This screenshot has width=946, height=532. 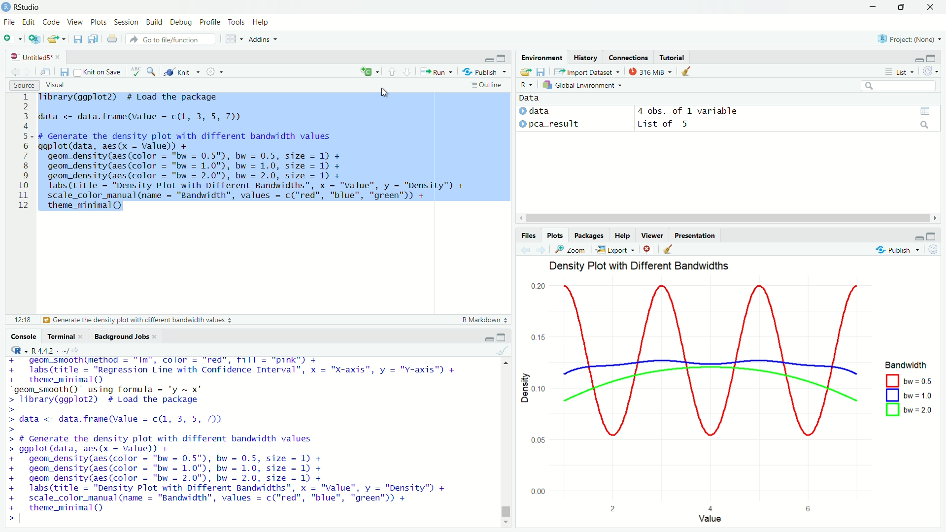 What do you see at coordinates (540, 110) in the screenshot?
I see `data` at bounding box center [540, 110].